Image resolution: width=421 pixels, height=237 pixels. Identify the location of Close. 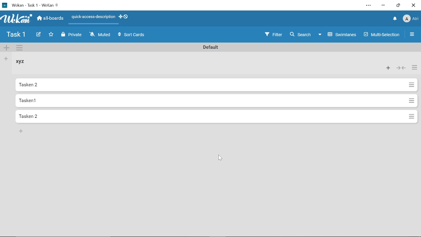
(414, 5).